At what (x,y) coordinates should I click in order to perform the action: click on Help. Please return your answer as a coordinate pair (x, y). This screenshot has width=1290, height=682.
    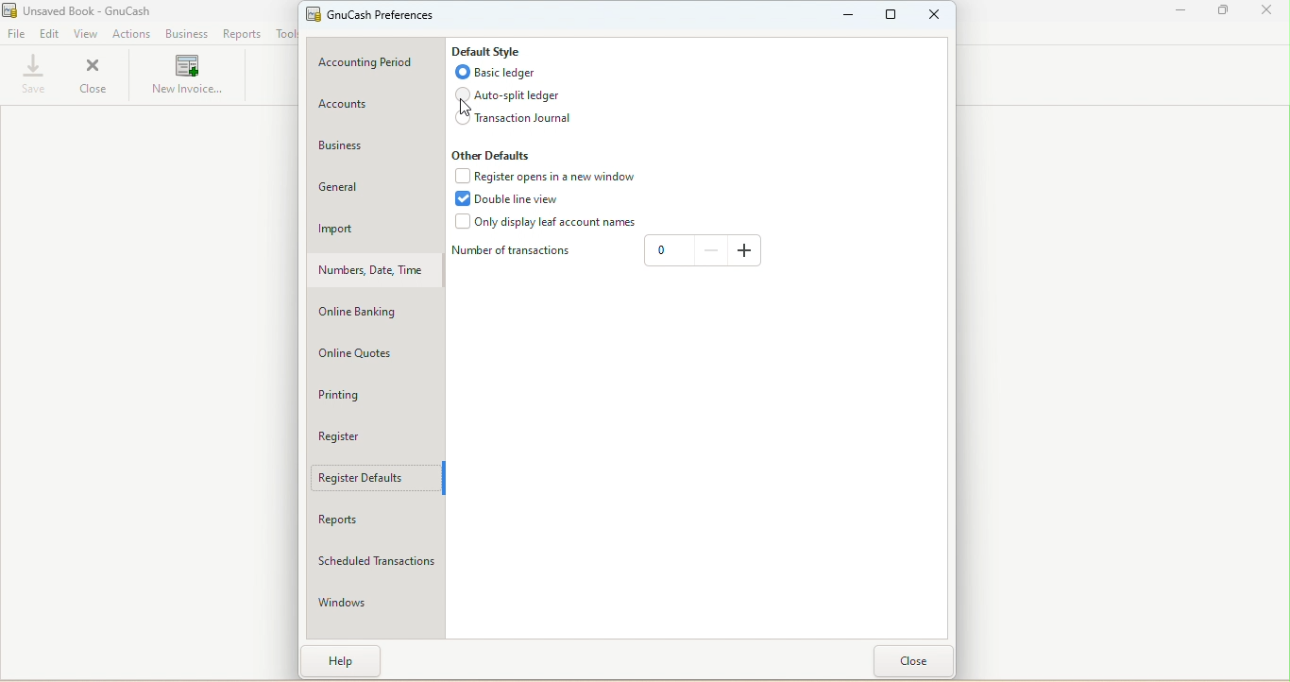
    Looking at the image, I should click on (345, 662).